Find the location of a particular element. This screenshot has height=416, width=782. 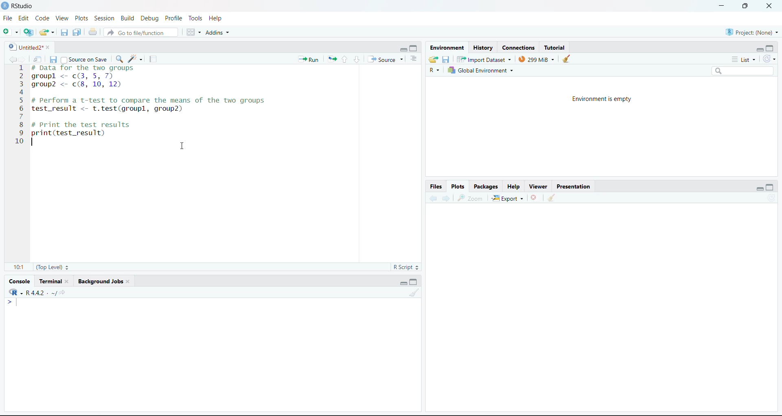

Packages is located at coordinates (486, 186).